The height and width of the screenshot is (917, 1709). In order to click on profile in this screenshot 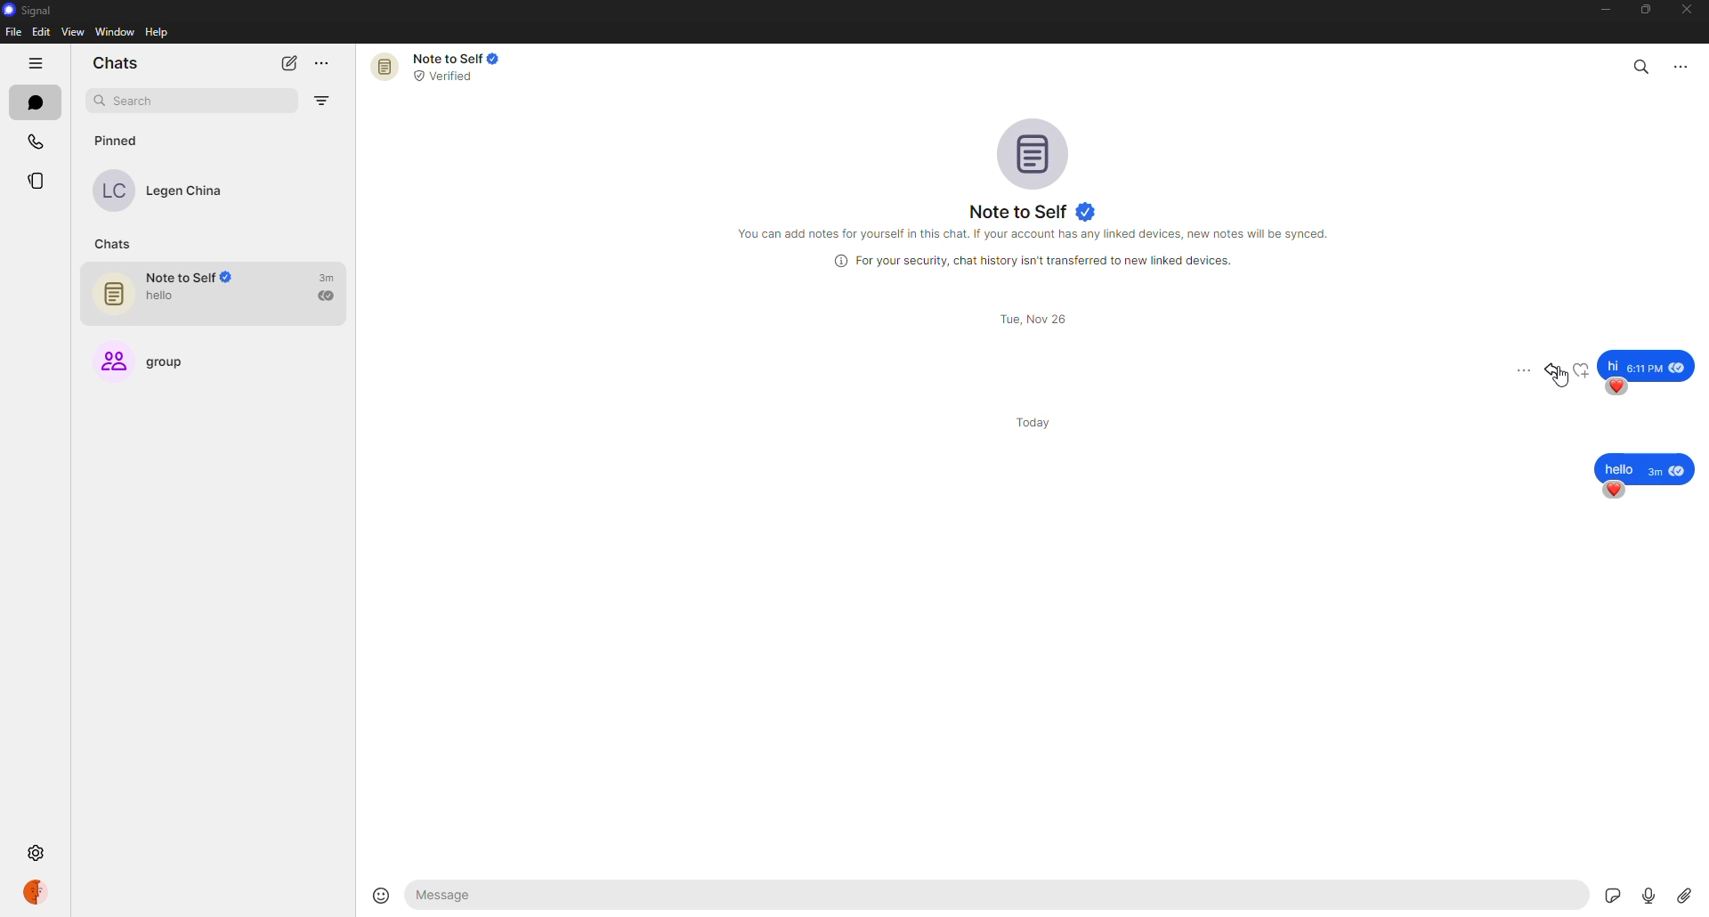, I will do `click(43, 891)`.